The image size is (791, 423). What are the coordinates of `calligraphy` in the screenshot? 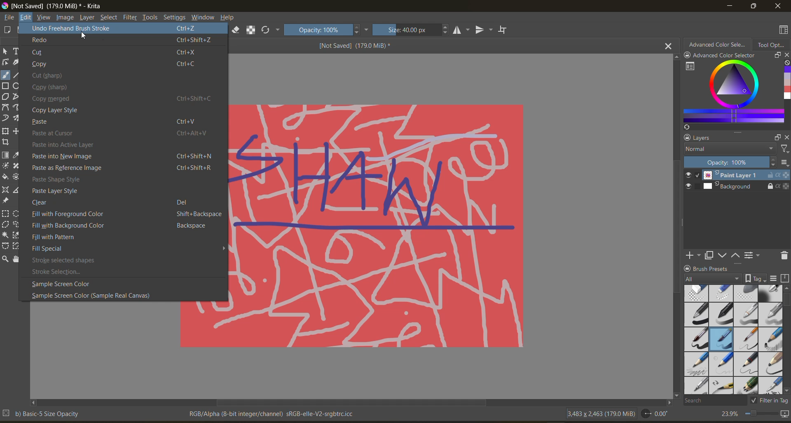 It's located at (17, 62).